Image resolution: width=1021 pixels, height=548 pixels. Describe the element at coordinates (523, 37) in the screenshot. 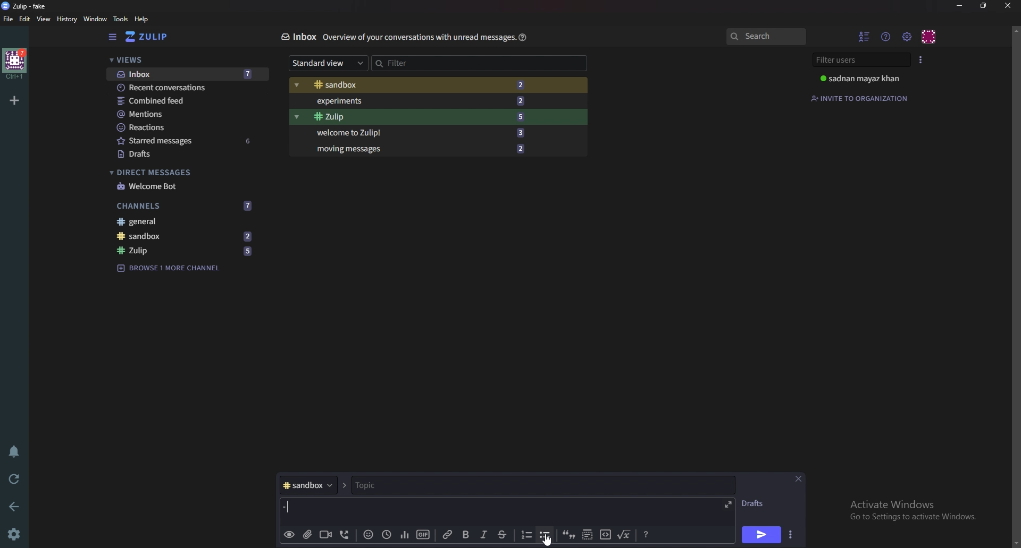

I see `Help` at that location.